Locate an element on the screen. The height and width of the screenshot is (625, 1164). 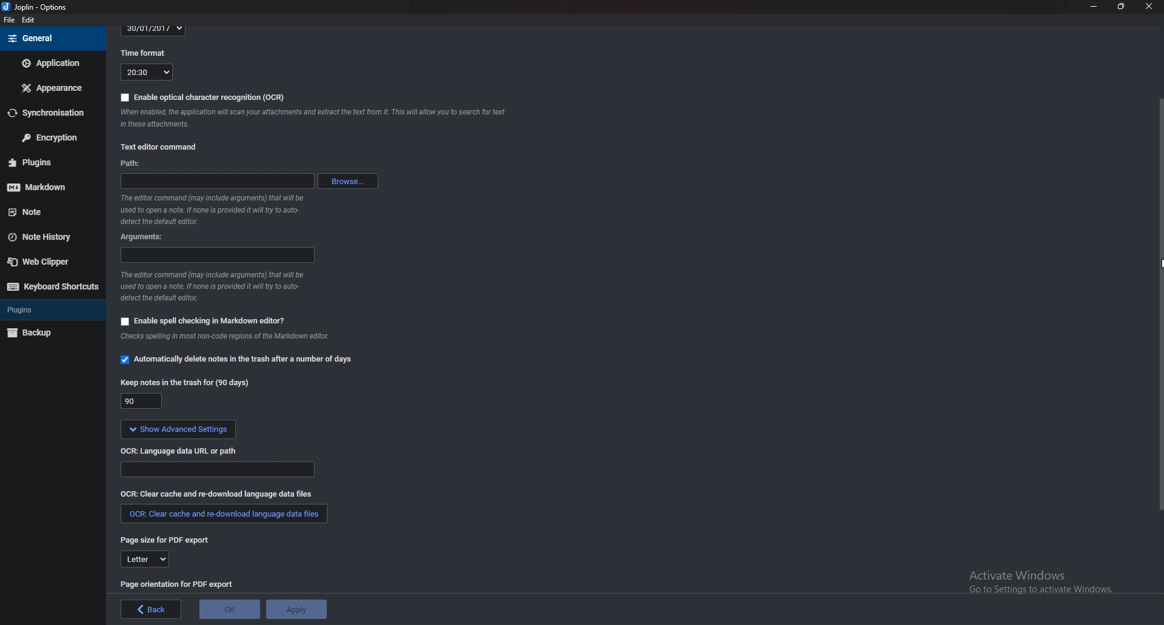
scroll bar is located at coordinates (1159, 303).